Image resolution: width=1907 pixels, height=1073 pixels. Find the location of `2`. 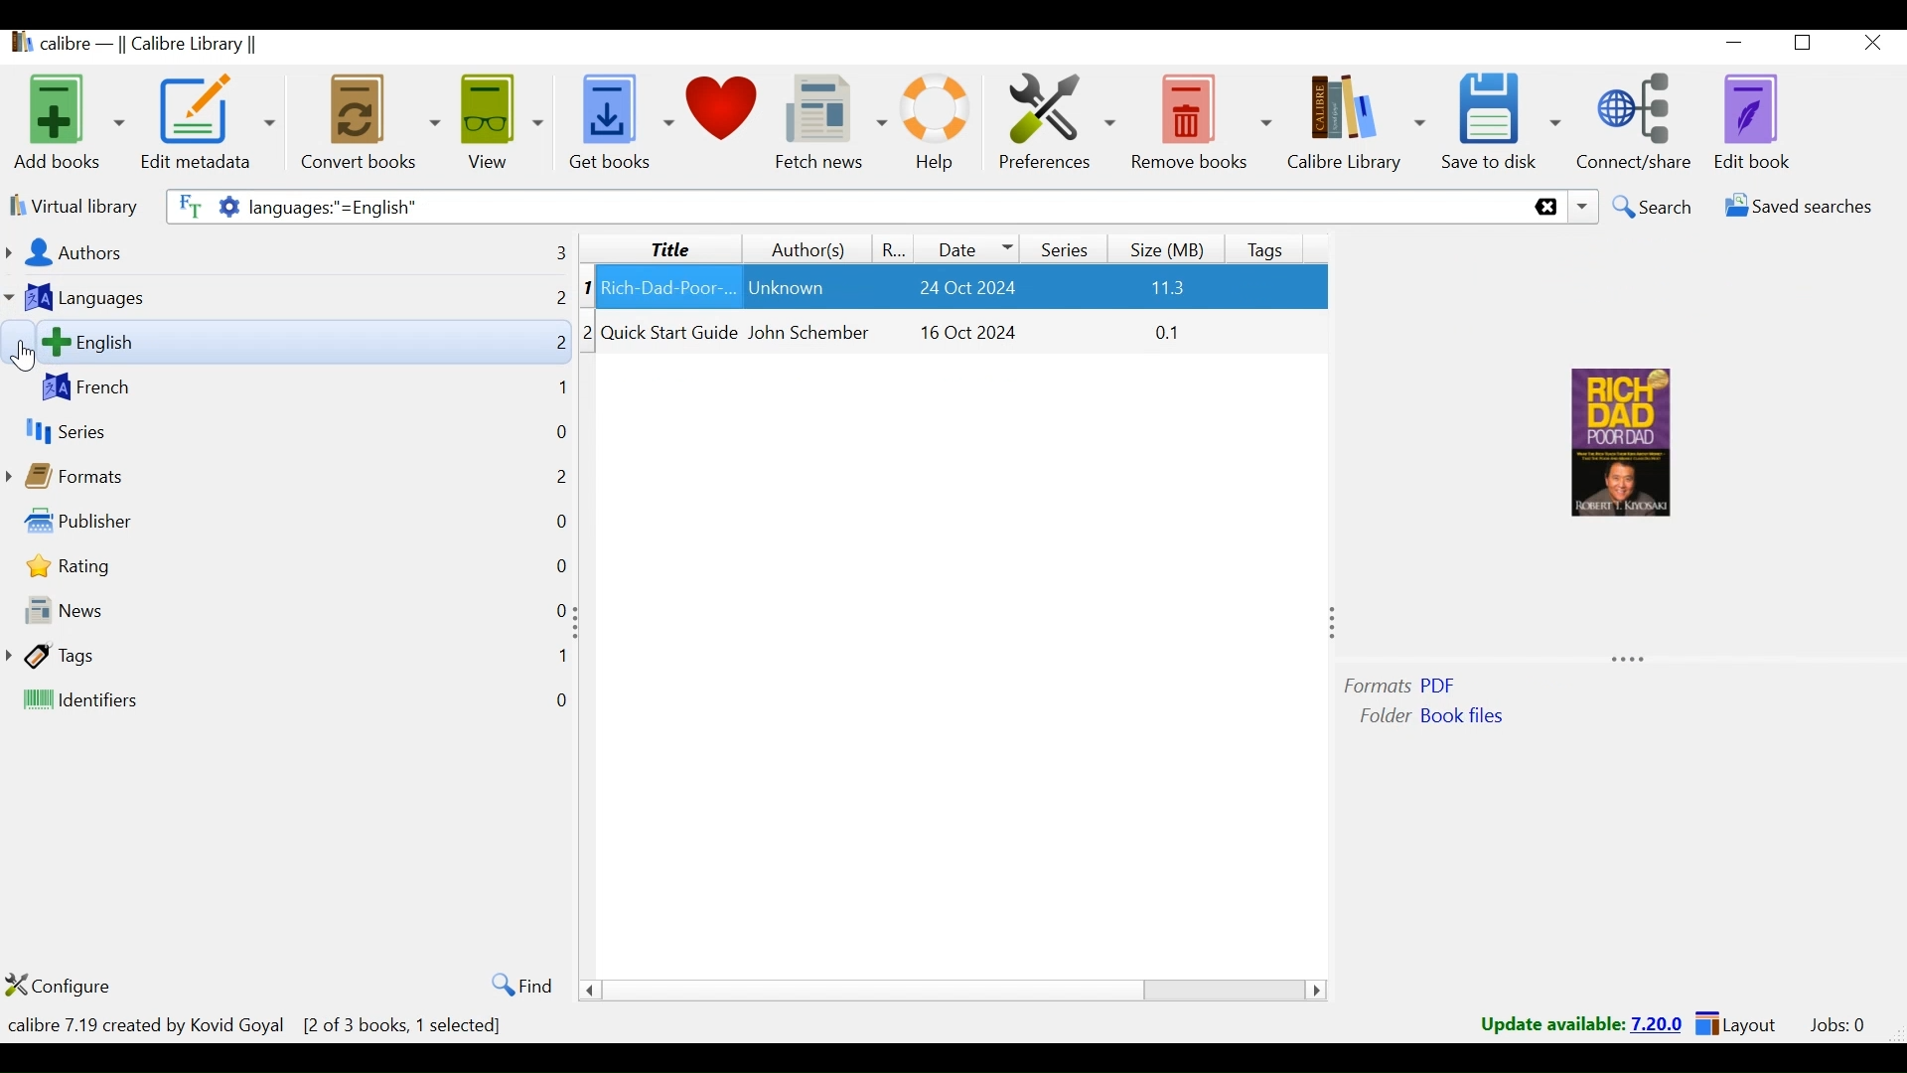

2 is located at coordinates (559, 303).